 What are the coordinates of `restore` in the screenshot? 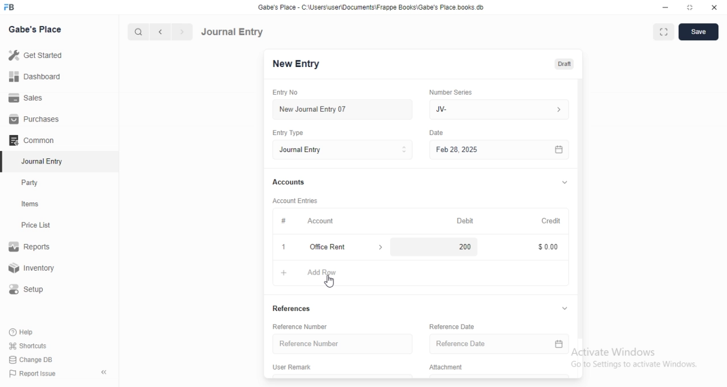 It's located at (689, 7).